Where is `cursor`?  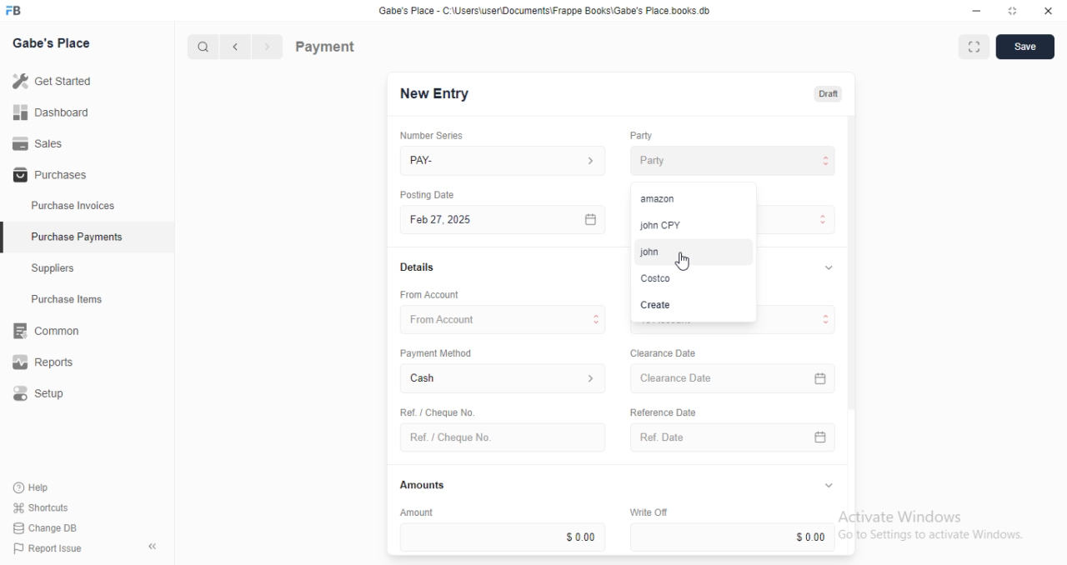
cursor is located at coordinates (684, 259).